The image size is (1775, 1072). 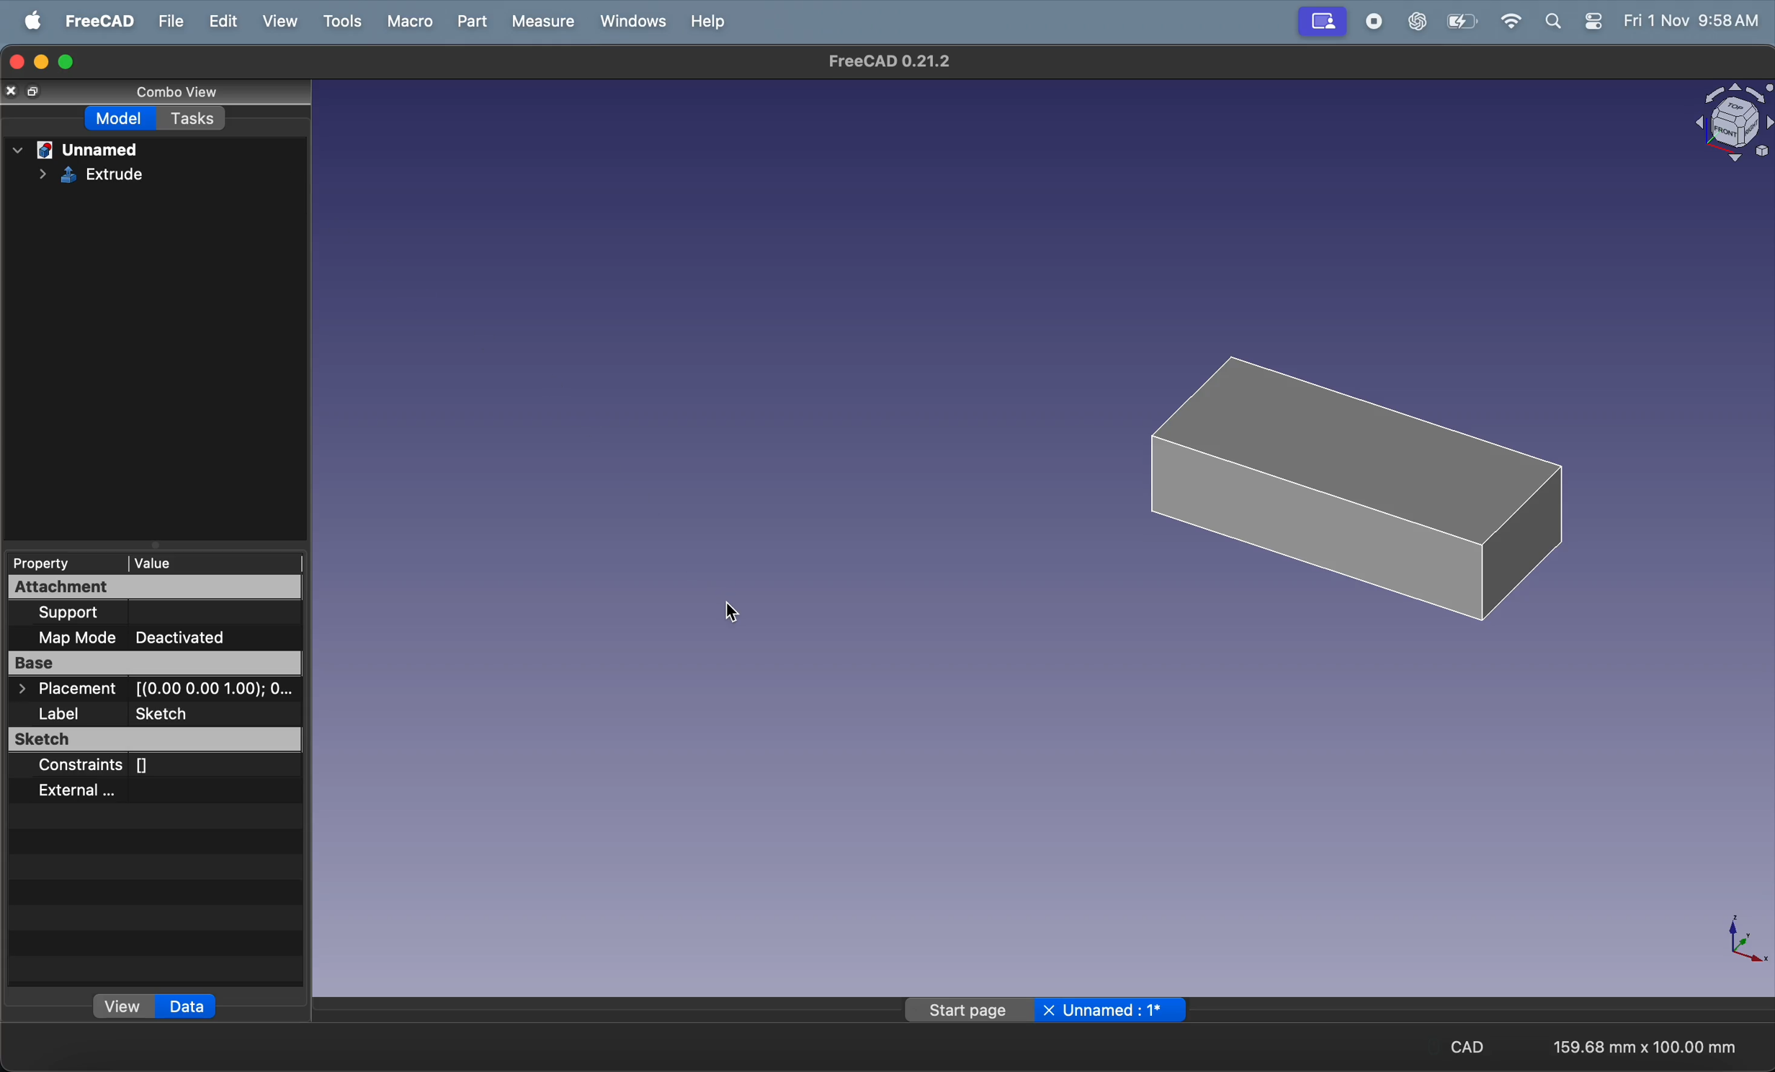 I want to click on tasks, so click(x=196, y=122).